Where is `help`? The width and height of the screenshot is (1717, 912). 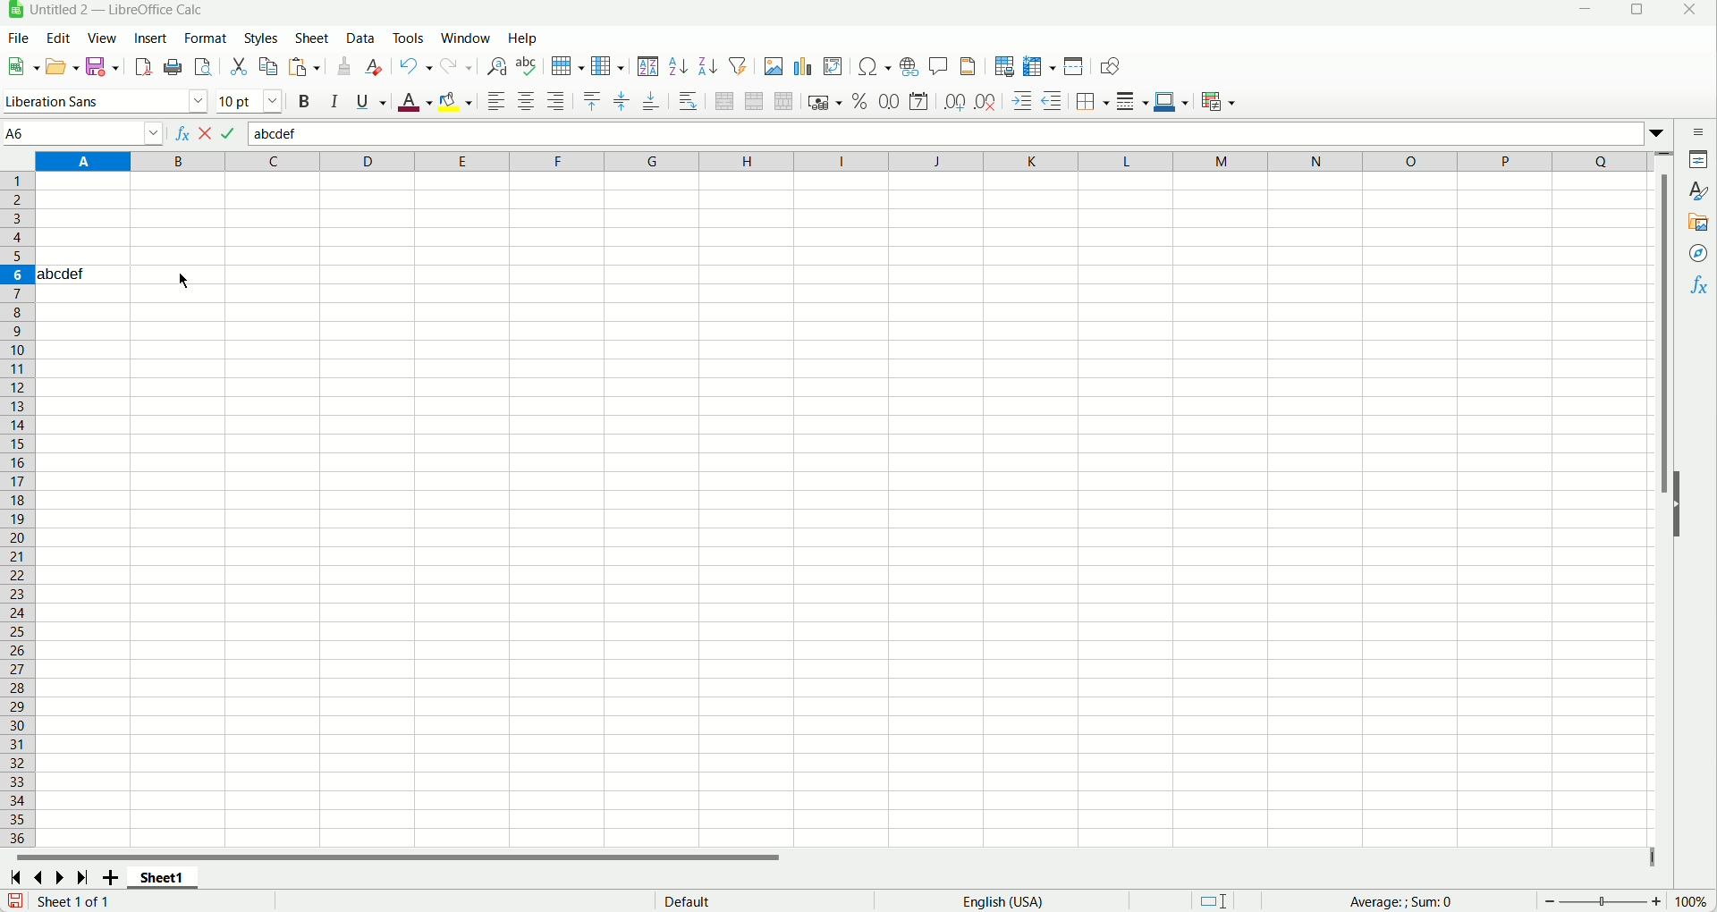 help is located at coordinates (522, 38).